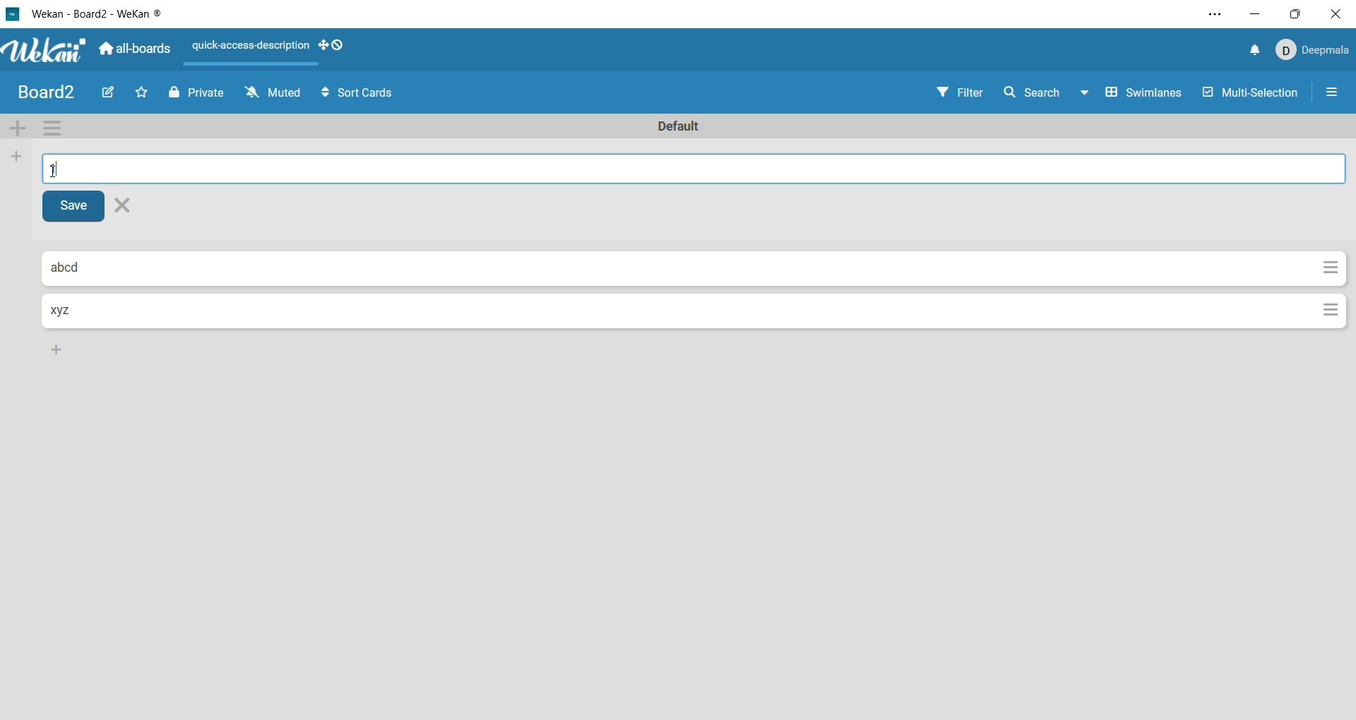 The height and width of the screenshot is (720, 1356). What do you see at coordinates (1338, 14) in the screenshot?
I see `close` at bounding box center [1338, 14].